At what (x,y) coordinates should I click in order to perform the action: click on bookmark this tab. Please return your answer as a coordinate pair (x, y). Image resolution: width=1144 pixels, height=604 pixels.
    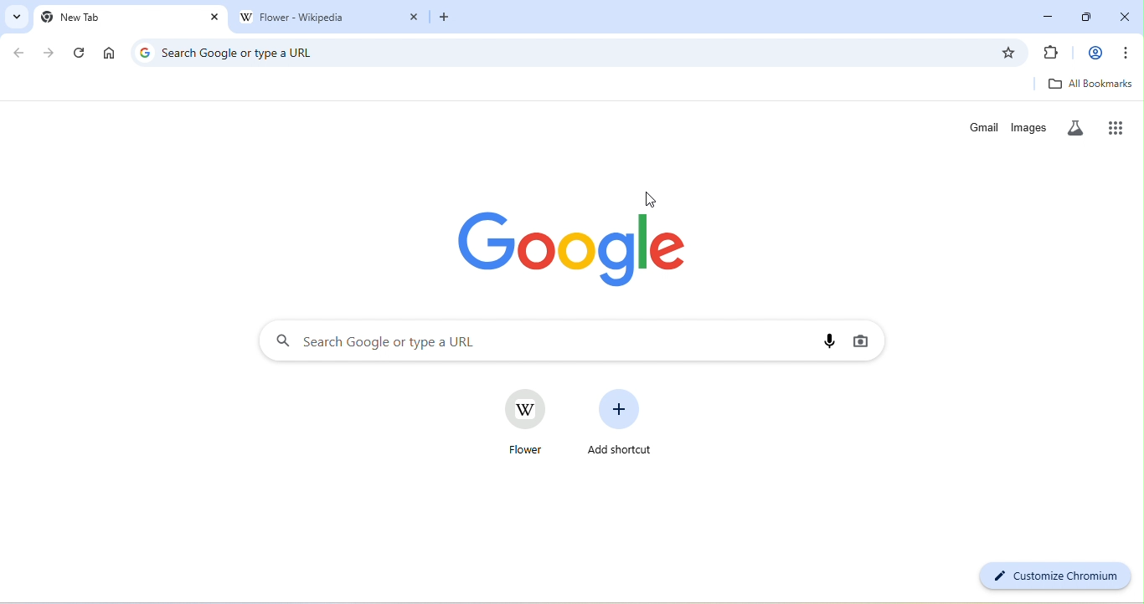
    Looking at the image, I should click on (1008, 53).